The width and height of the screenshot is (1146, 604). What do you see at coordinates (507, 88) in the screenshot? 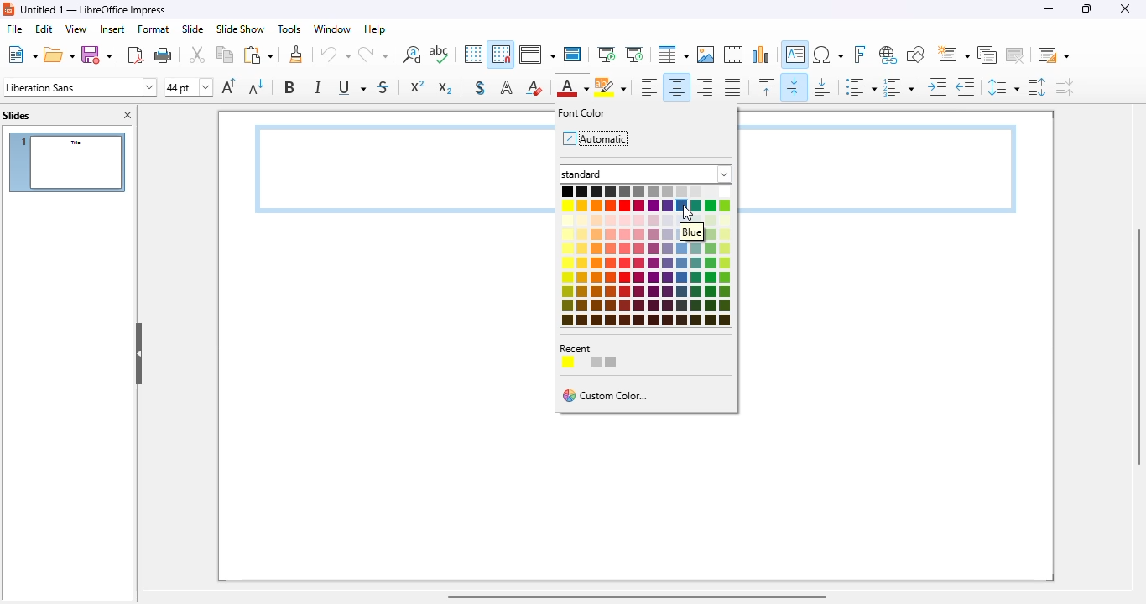
I see `apply outline attribute to font` at bounding box center [507, 88].